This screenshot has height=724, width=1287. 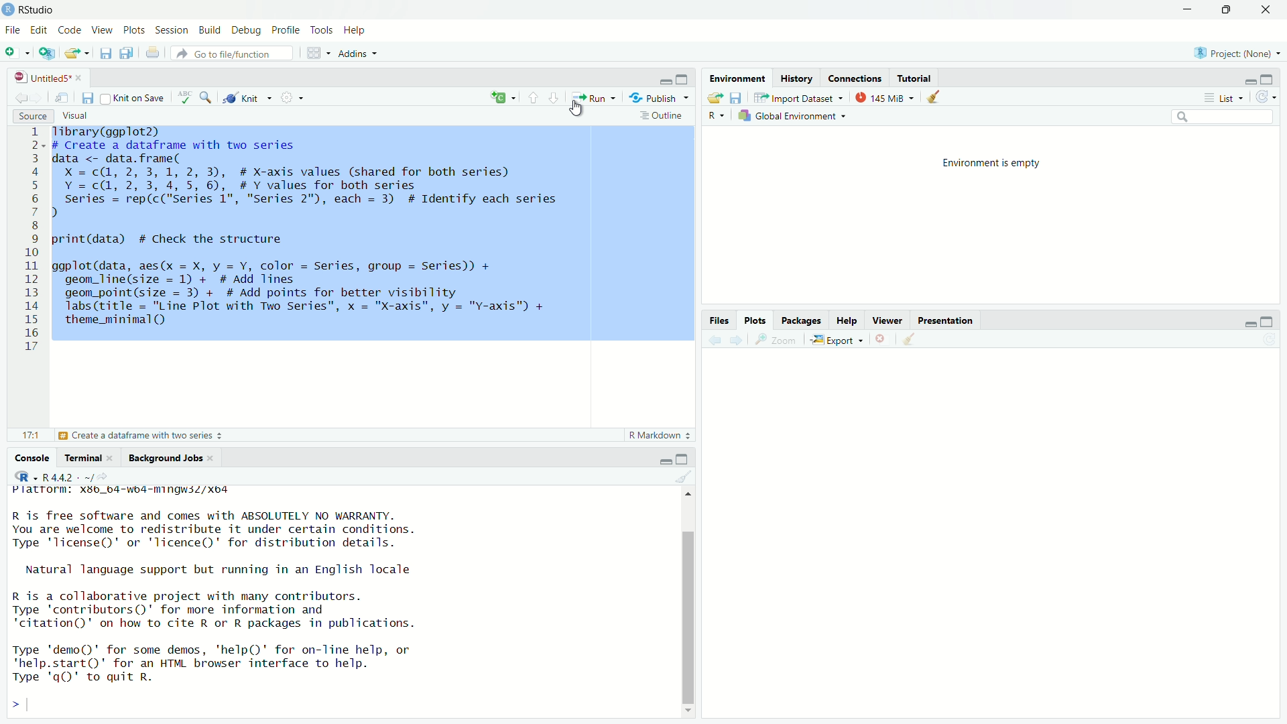 I want to click on Minimize, so click(x=664, y=80).